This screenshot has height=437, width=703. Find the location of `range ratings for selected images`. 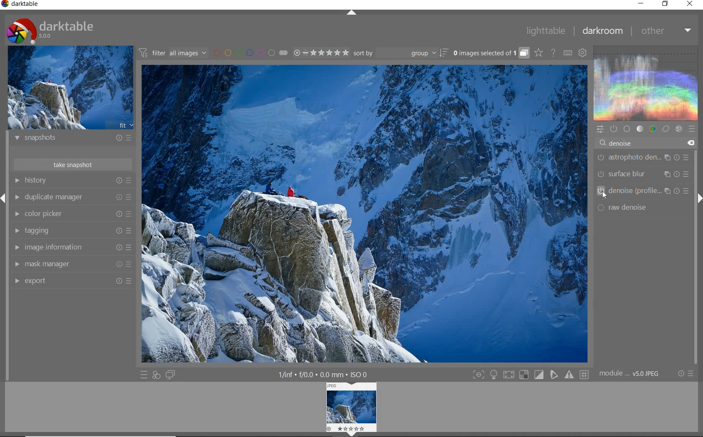

range ratings for selected images is located at coordinates (321, 53).